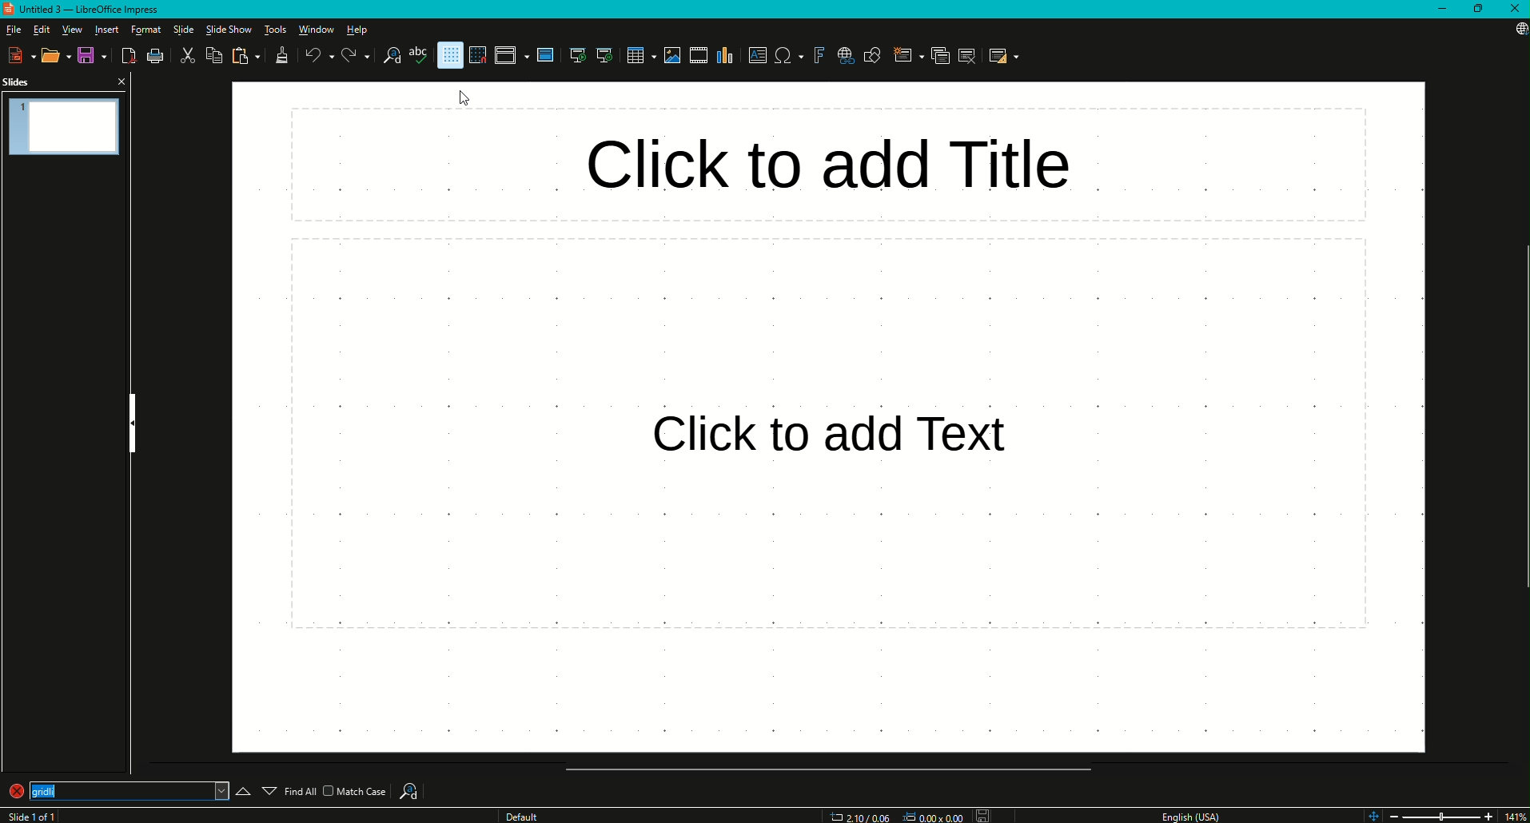 The height and width of the screenshot is (823, 1530). I want to click on Untitled - Libreoffice Impress, so click(85, 10).